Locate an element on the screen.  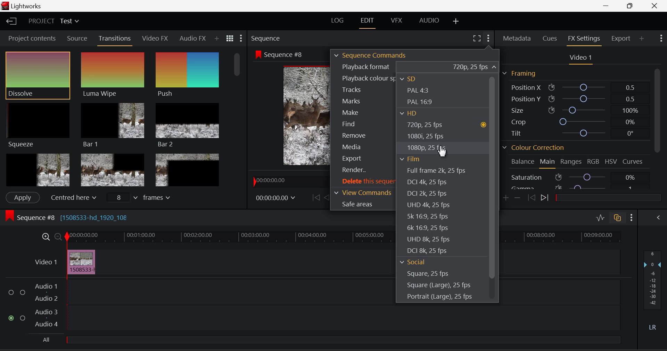
Lightworks is located at coordinates (24, 6).